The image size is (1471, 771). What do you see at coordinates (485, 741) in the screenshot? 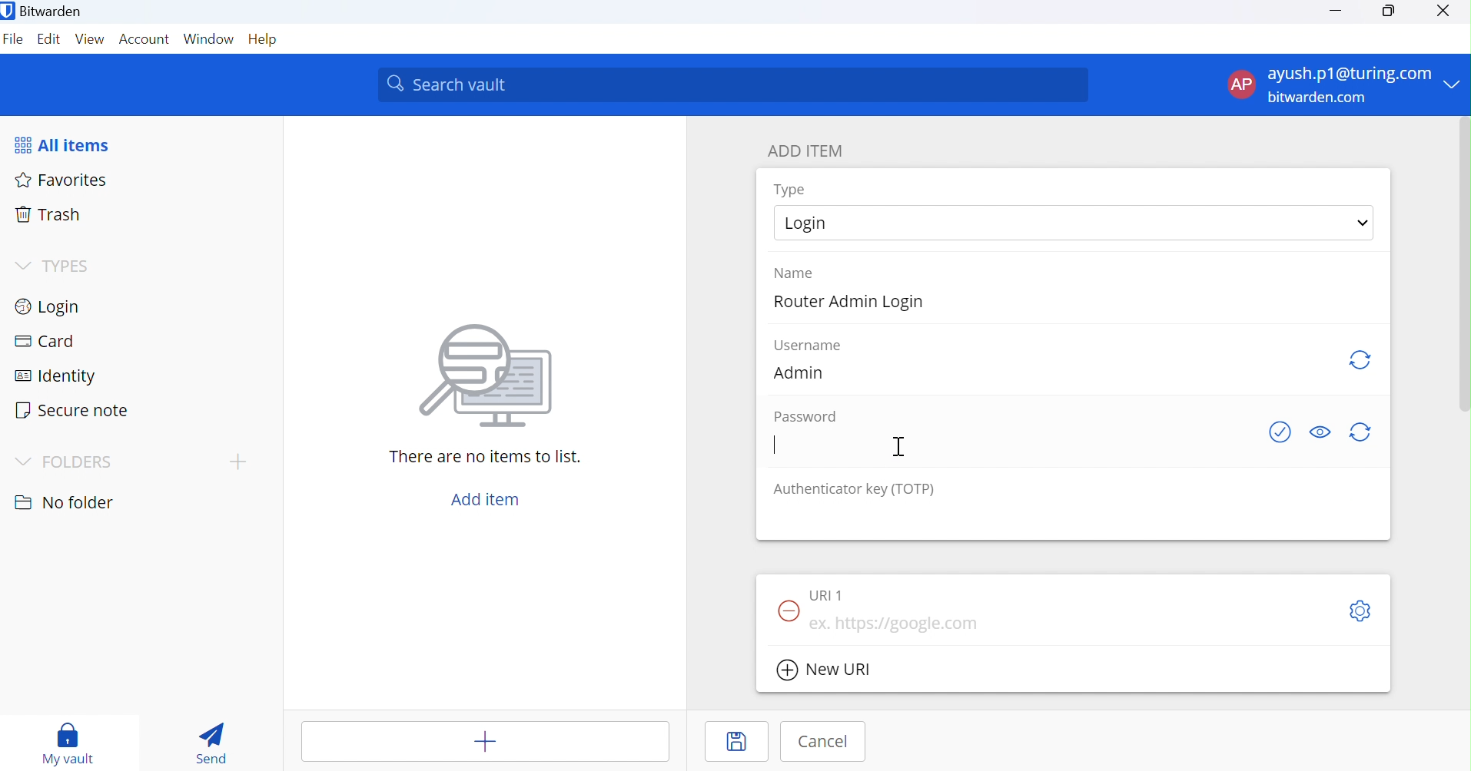
I see `add items` at bounding box center [485, 741].